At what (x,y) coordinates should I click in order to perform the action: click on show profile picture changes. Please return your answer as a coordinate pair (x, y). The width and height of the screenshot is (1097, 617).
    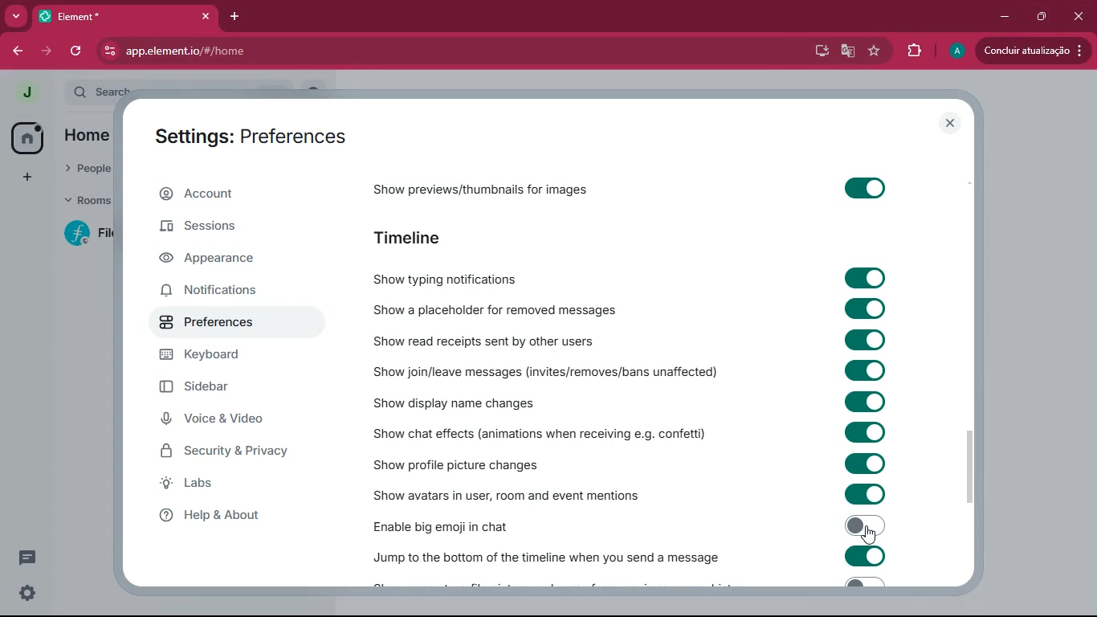
    Looking at the image, I should click on (467, 463).